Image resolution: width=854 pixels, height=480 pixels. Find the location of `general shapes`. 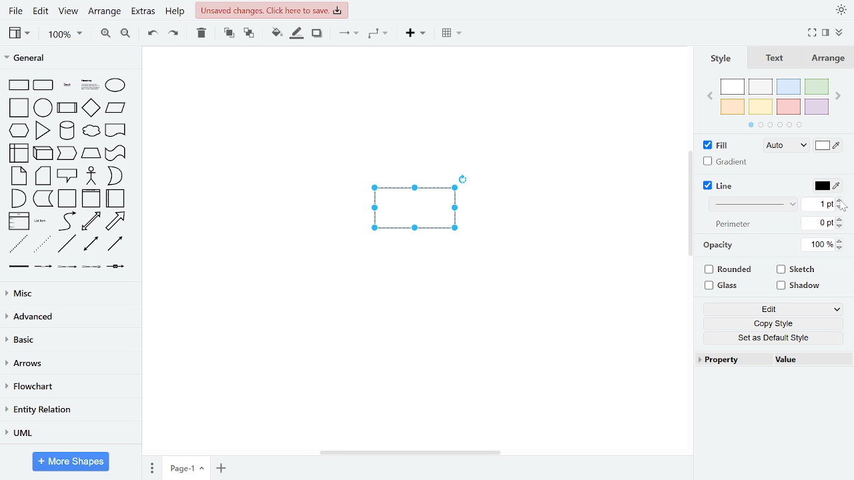

general shapes is located at coordinates (91, 243).